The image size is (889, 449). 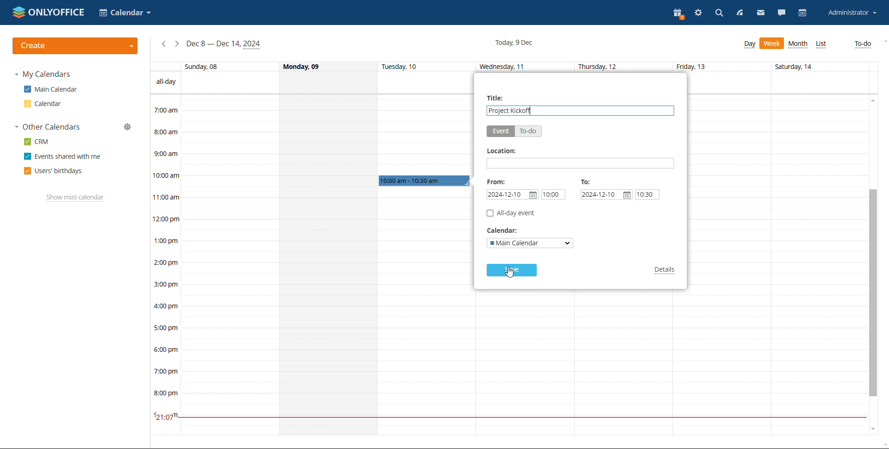 I want to click on crm, so click(x=37, y=142).